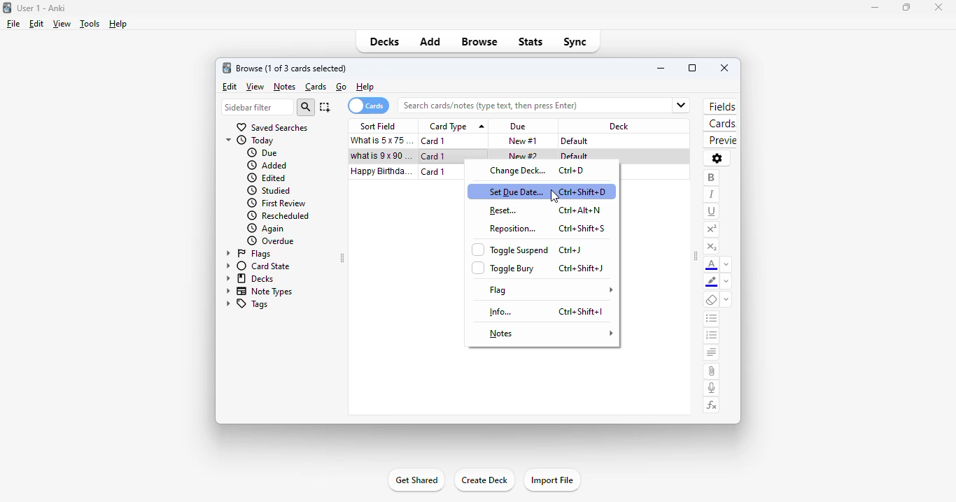 The image size is (956, 502). I want to click on rescheduled, so click(279, 216).